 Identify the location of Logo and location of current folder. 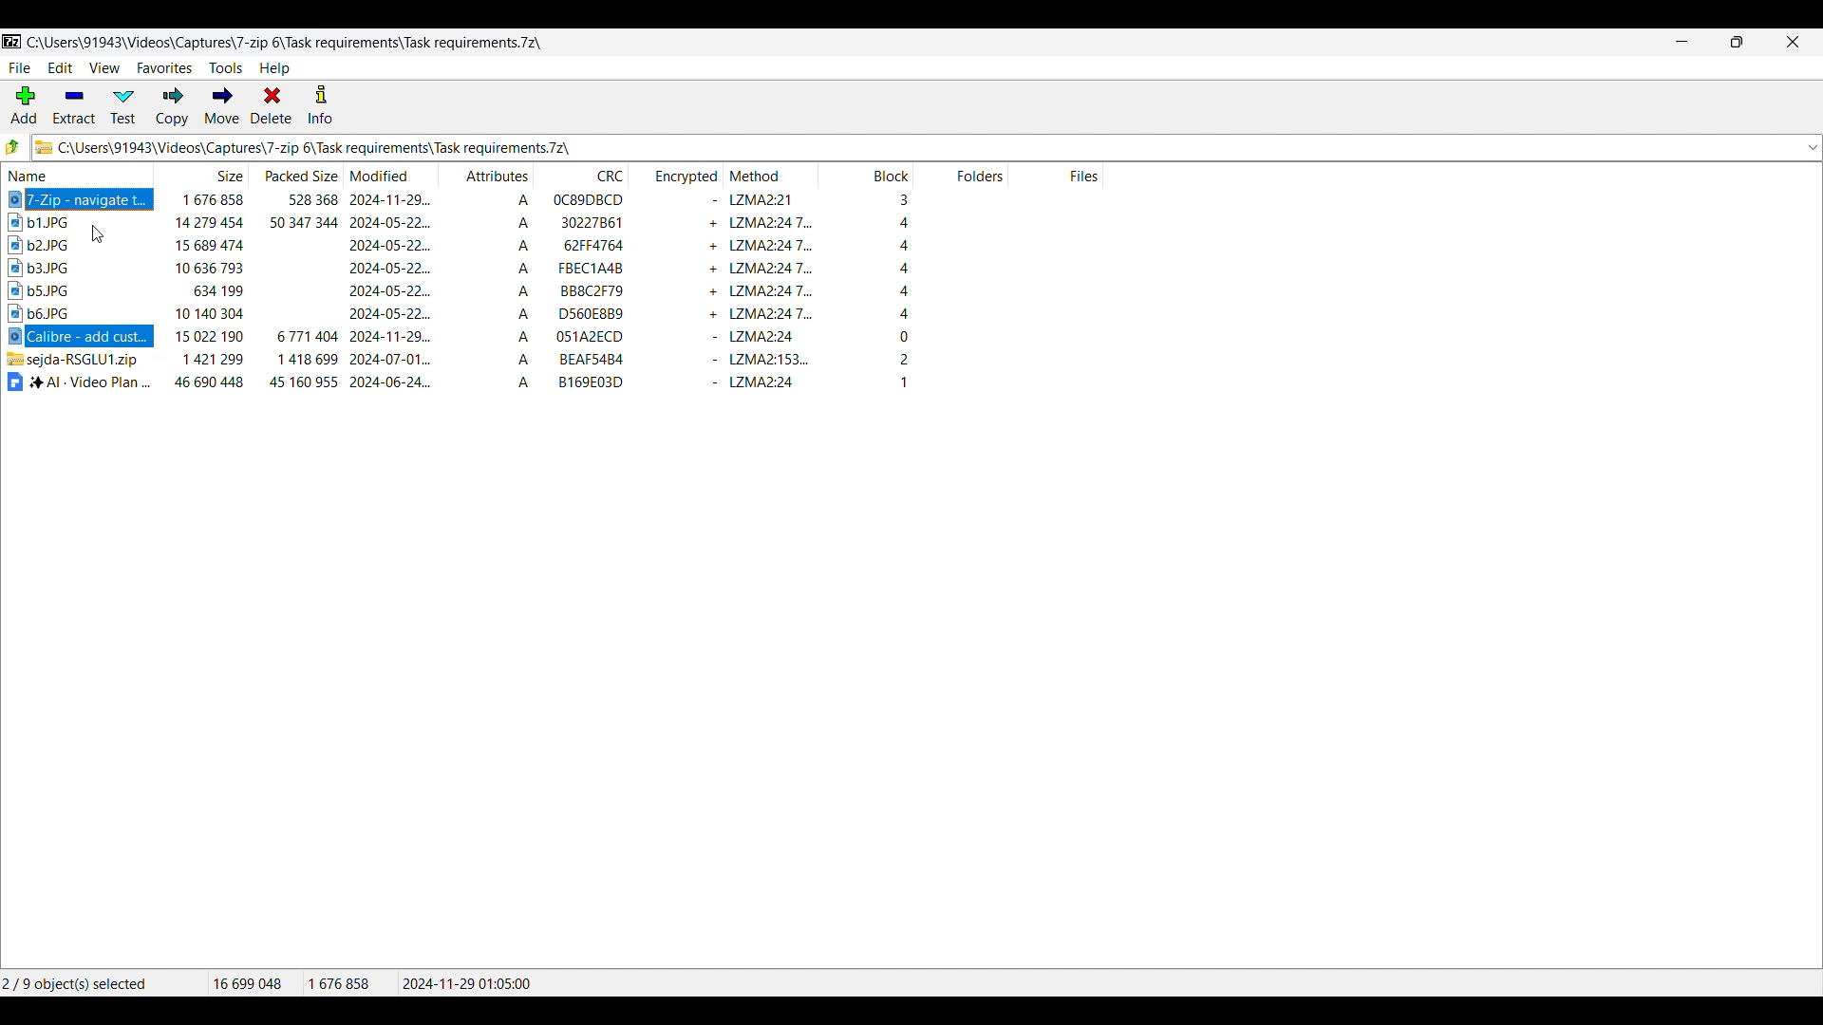
(915, 147).